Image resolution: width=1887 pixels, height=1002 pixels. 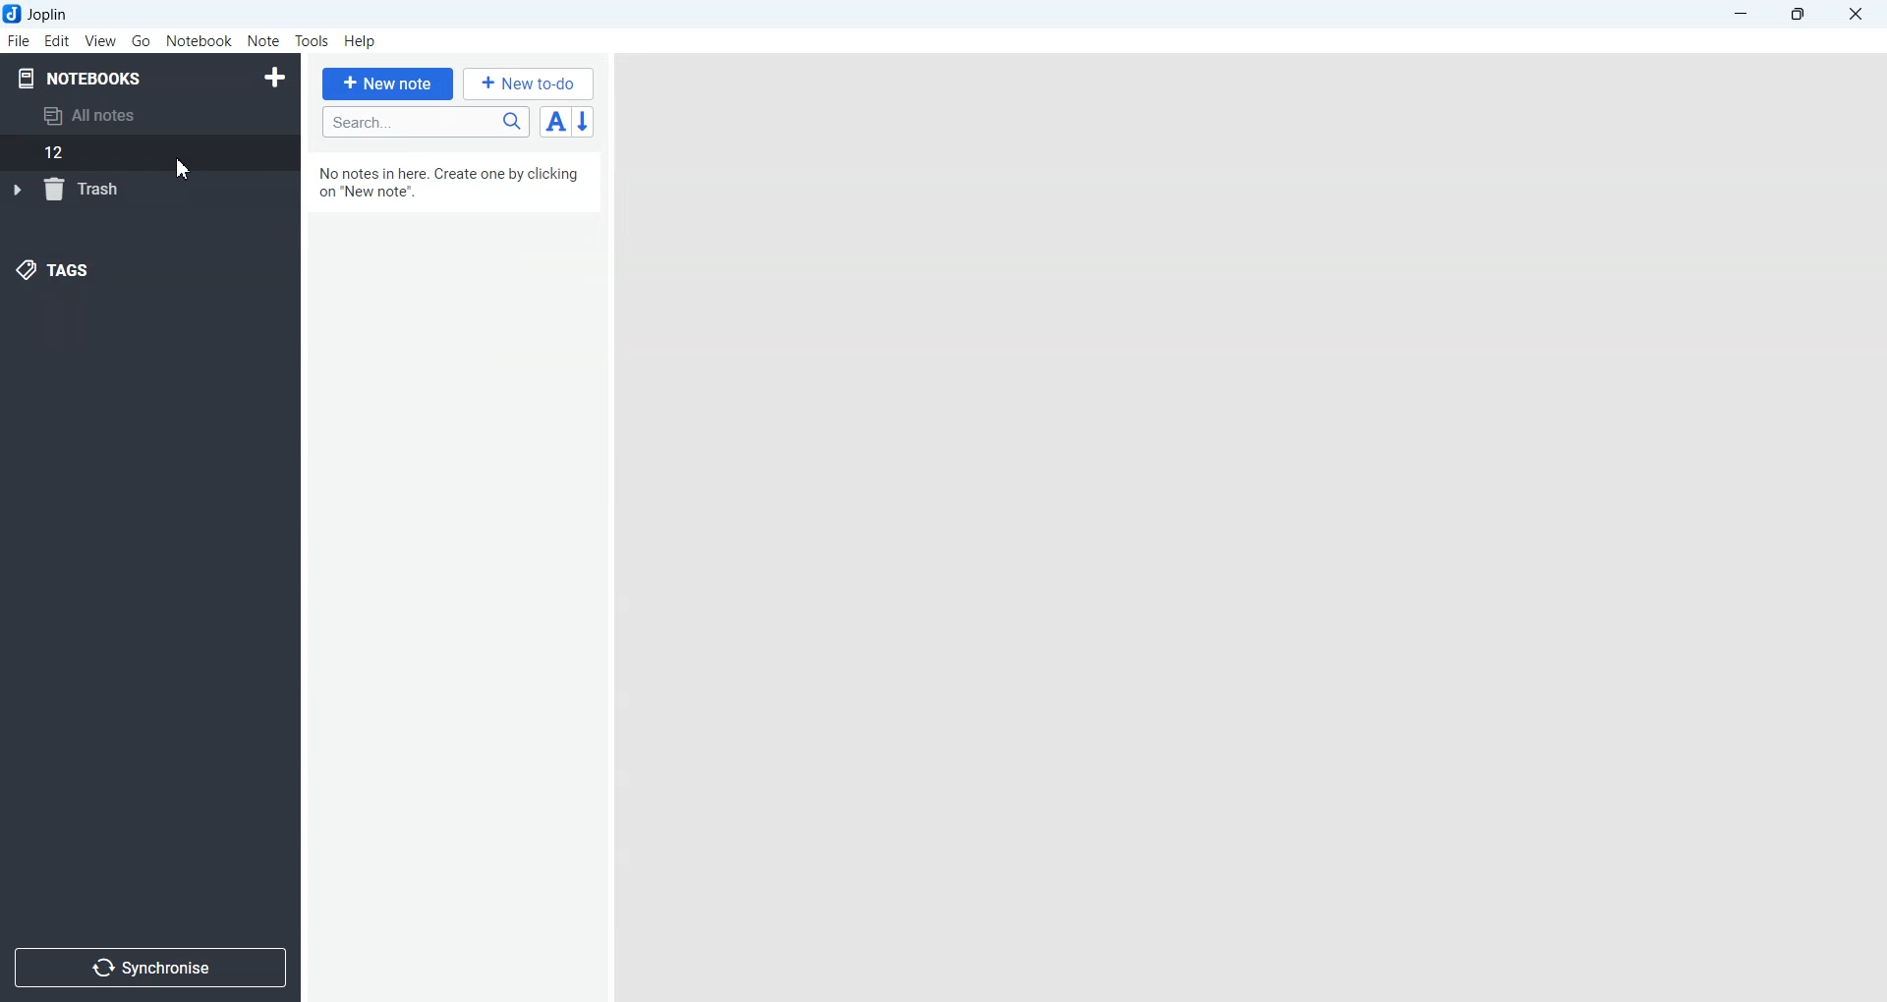 What do you see at coordinates (1854, 15) in the screenshot?
I see `Close` at bounding box center [1854, 15].